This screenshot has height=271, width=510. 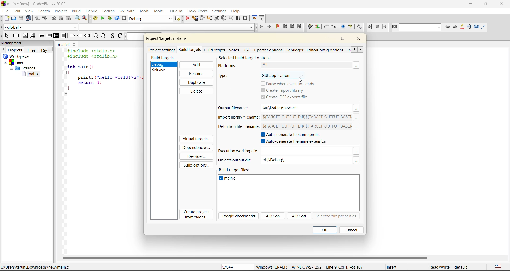 I want to click on scroll front, so click(x=360, y=50).